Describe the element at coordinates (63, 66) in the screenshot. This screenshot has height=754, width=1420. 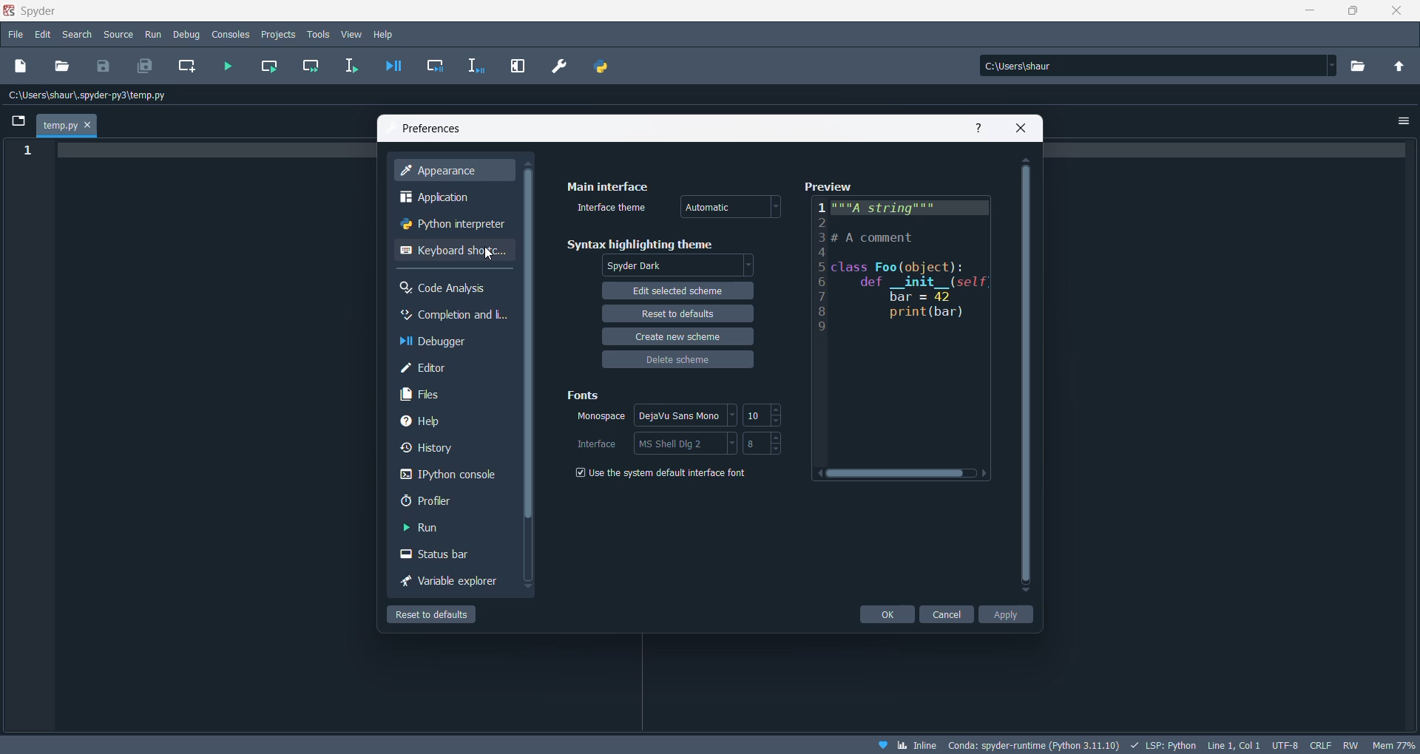
I see `open` at that location.